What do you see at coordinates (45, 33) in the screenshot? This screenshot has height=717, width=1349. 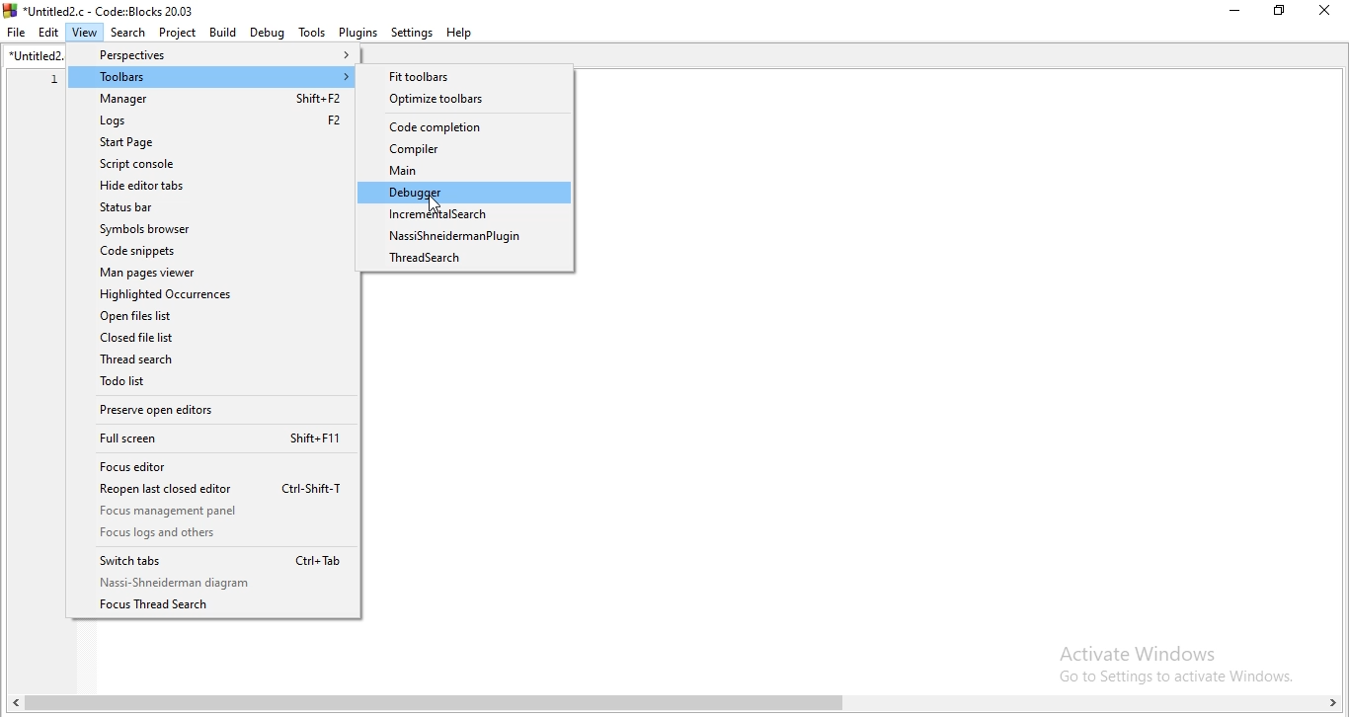 I see `Edit ` at bounding box center [45, 33].